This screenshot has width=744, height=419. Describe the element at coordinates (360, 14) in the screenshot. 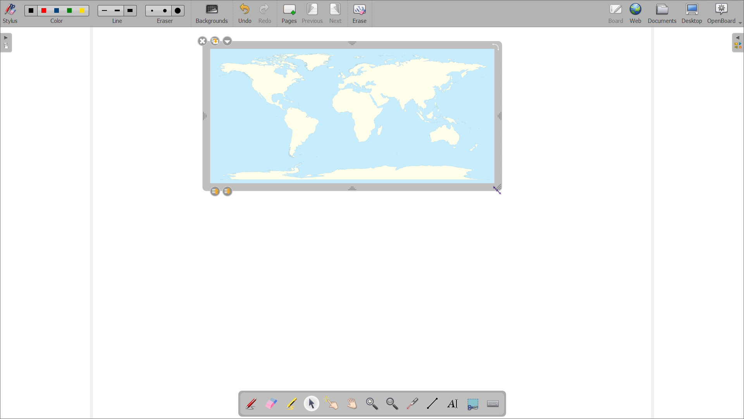

I see `erase` at that location.